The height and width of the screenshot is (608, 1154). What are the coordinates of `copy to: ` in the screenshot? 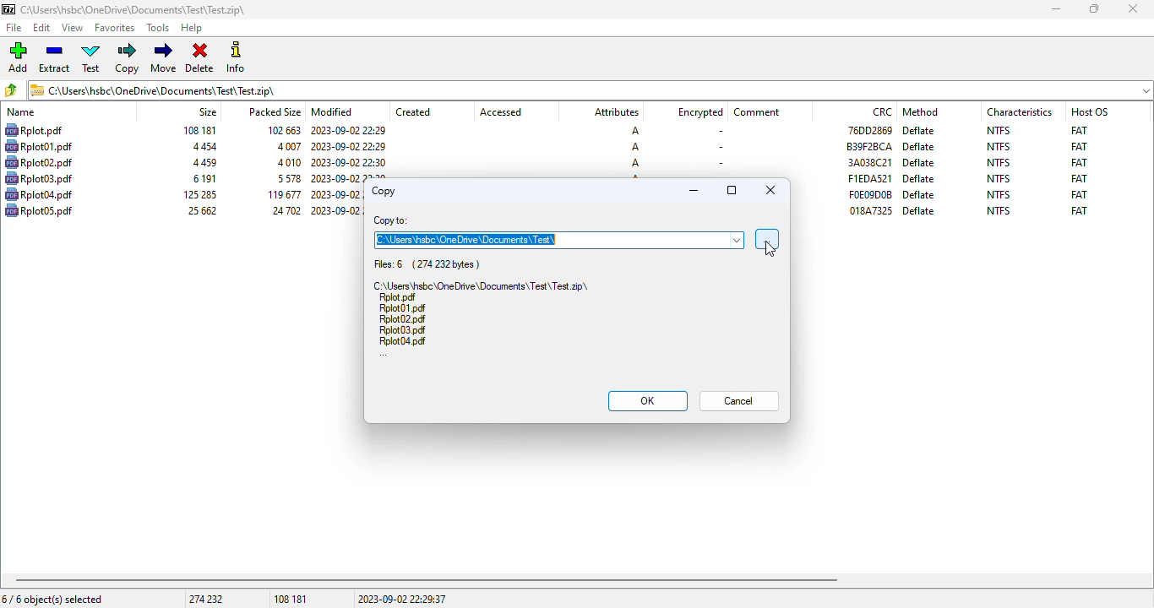 It's located at (390, 221).